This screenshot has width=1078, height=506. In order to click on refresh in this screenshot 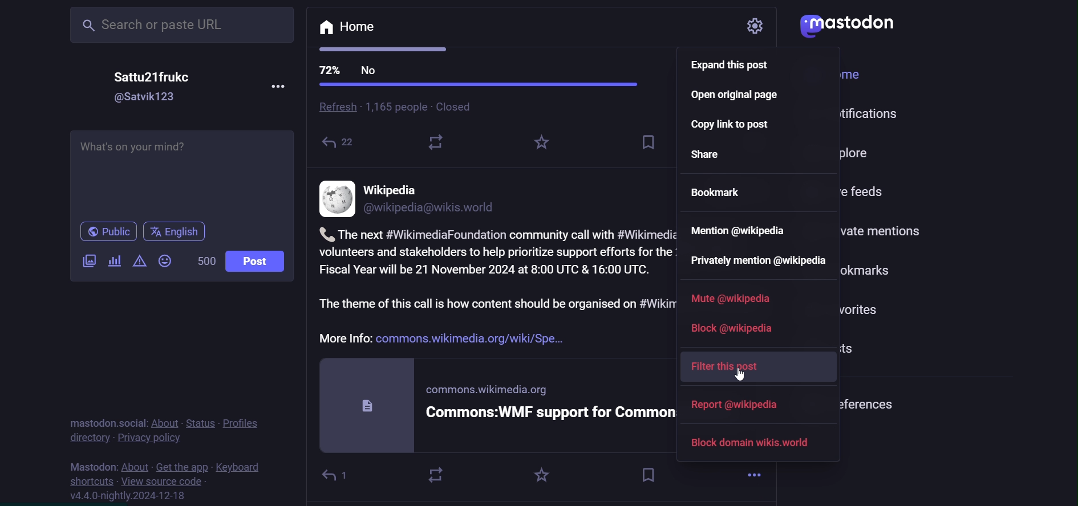, I will do `click(335, 108)`.